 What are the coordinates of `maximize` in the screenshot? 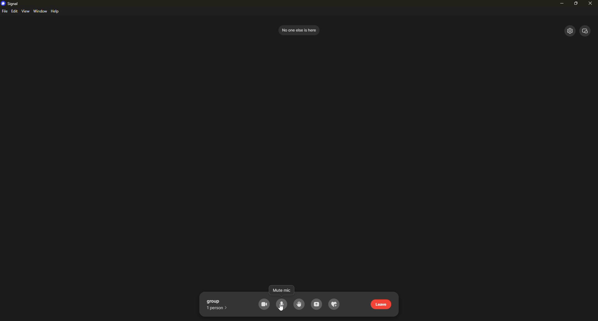 It's located at (577, 3).